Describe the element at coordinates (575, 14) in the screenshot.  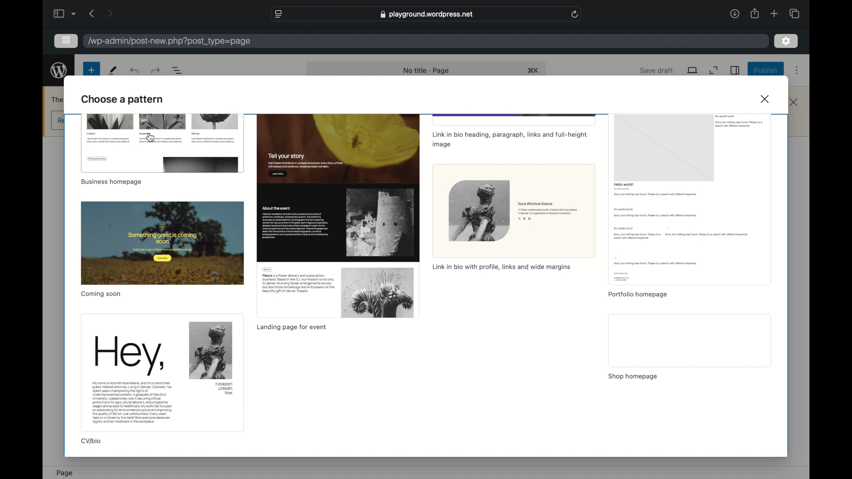
I see `refresh` at that location.